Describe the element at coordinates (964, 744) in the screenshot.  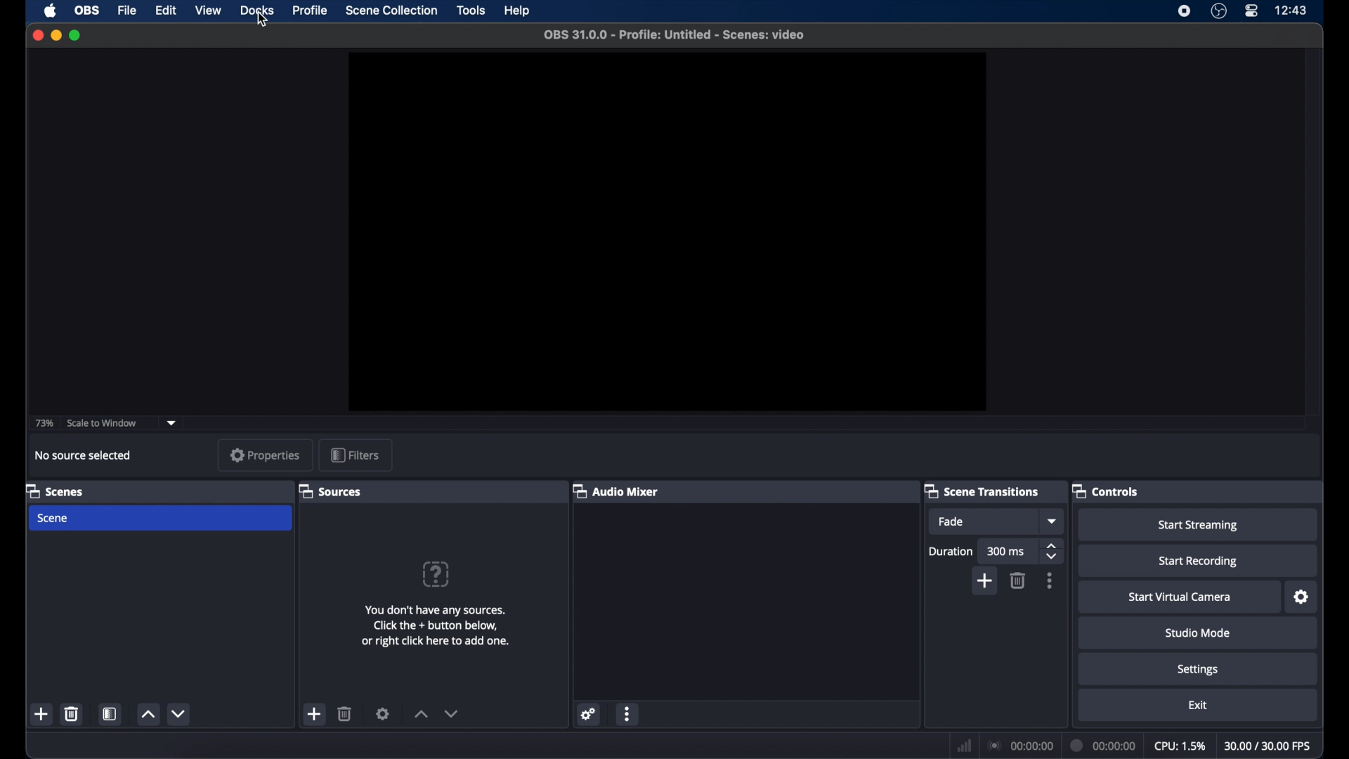
I see `network` at that location.